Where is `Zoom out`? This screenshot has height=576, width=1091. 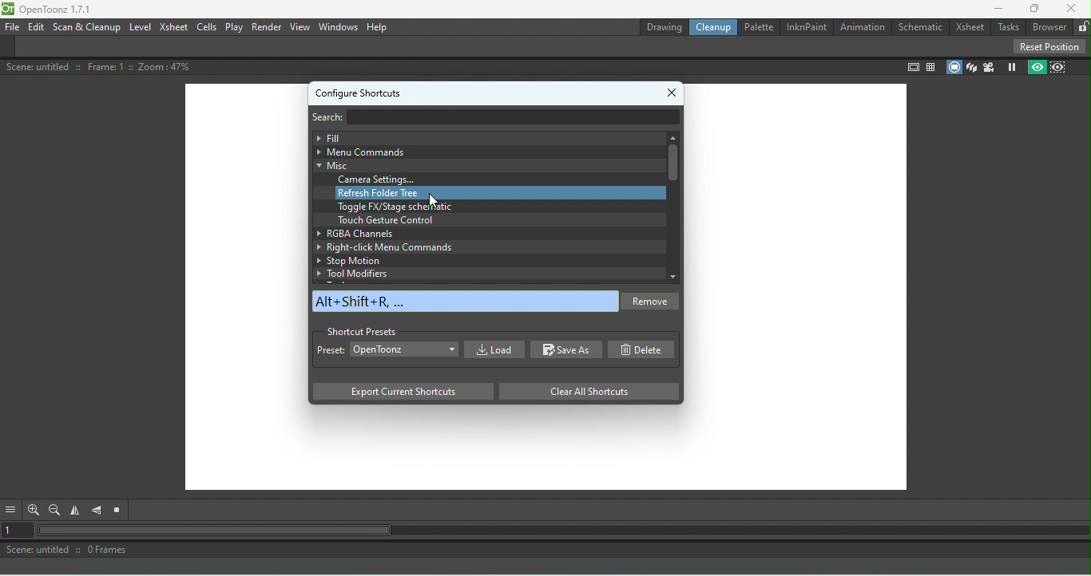
Zoom out is located at coordinates (54, 510).